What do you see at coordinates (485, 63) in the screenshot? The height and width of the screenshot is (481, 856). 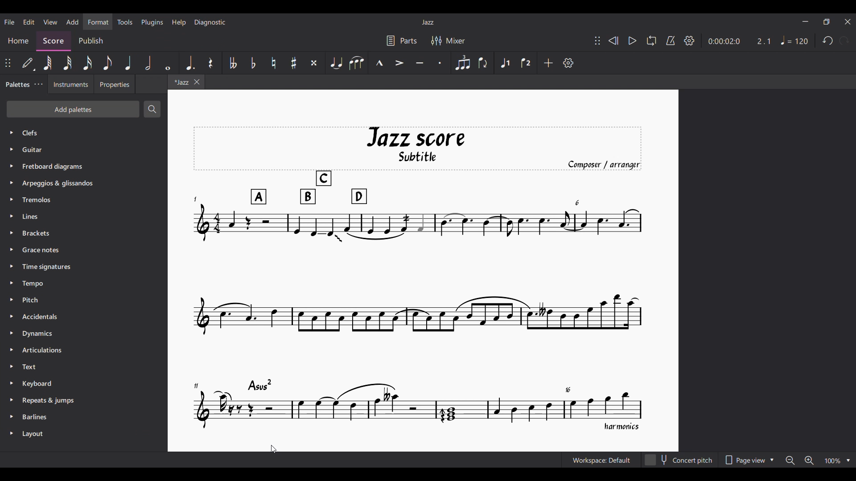 I see `Flip direction` at bounding box center [485, 63].